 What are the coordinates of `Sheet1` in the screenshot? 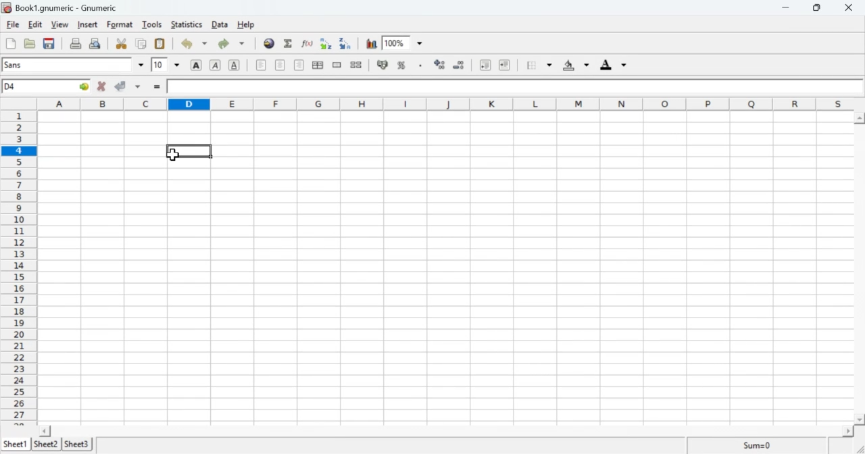 It's located at (16, 445).